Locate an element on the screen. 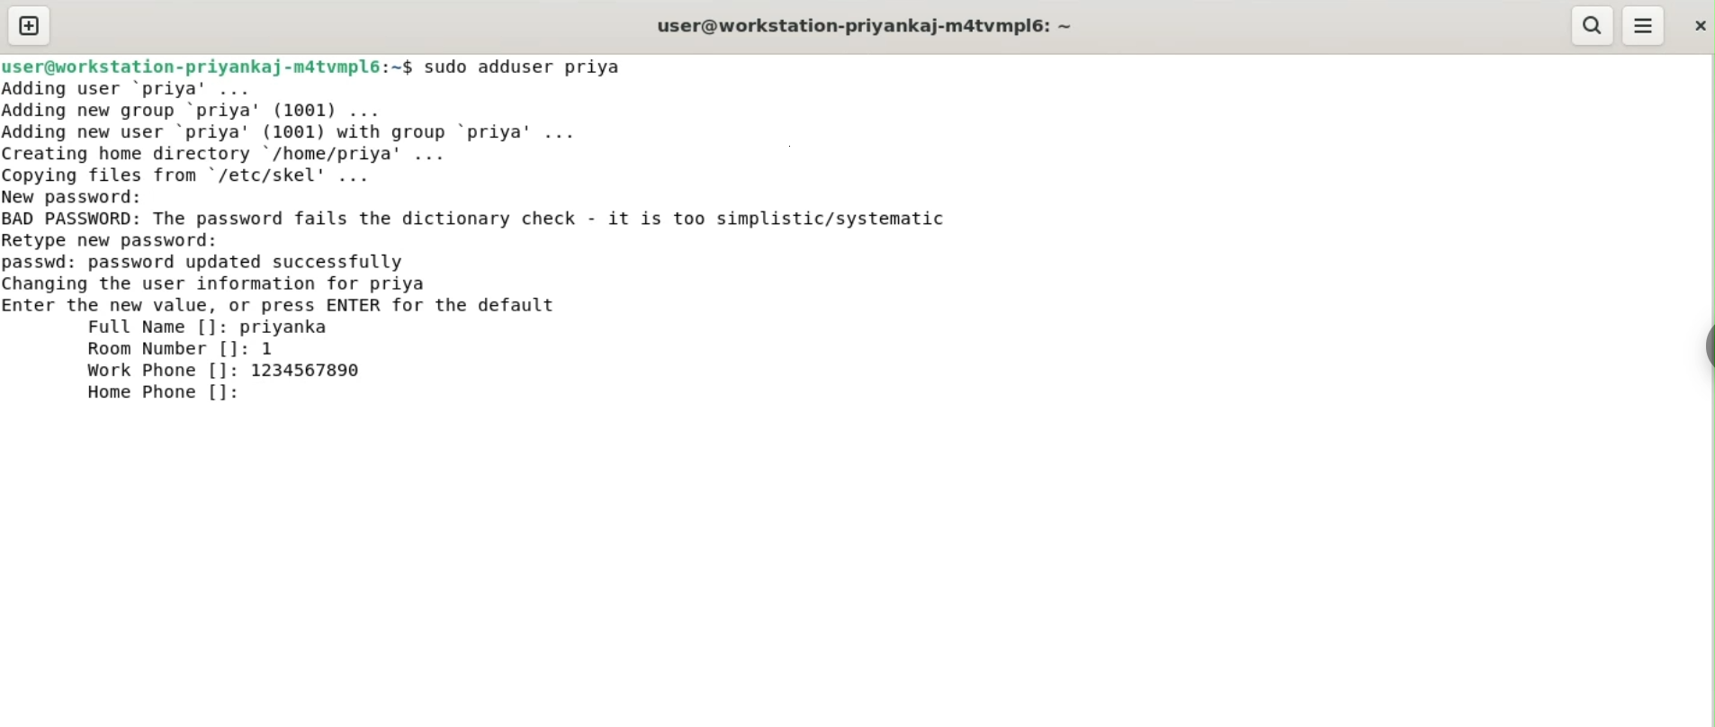 This screenshot has width=1715, height=727. 1 is located at coordinates (274, 348).